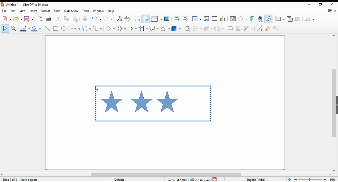 Image resolution: width=338 pixels, height=182 pixels. What do you see at coordinates (243, 19) in the screenshot?
I see `insert special characters` at bounding box center [243, 19].